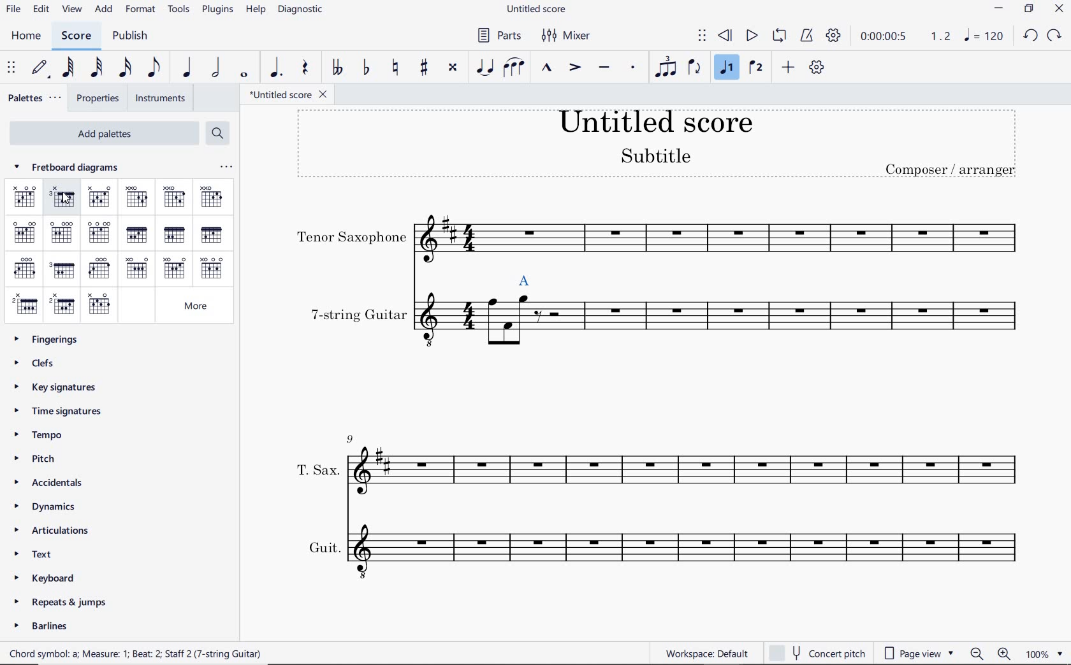  Describe the element at coordinates (706, 654) in the screenshot. I see `workspace default` at that location.